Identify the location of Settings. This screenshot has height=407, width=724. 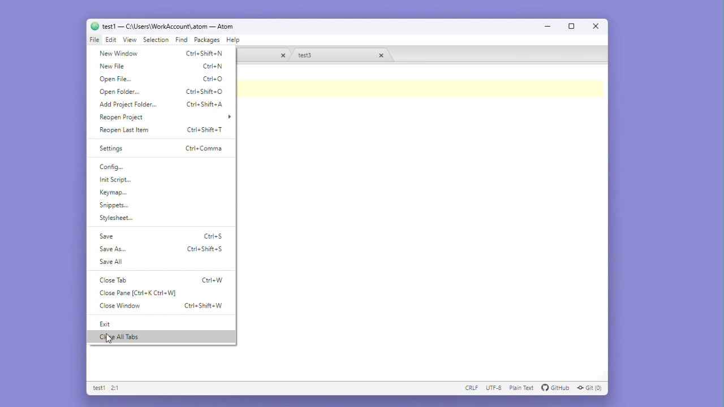
(114, 149).